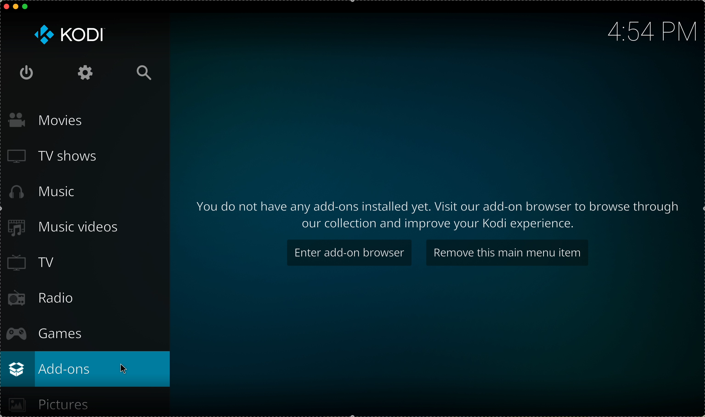 The width and height of the screenshot is (705, 417). I want to click on pictures, so click(48, 405).